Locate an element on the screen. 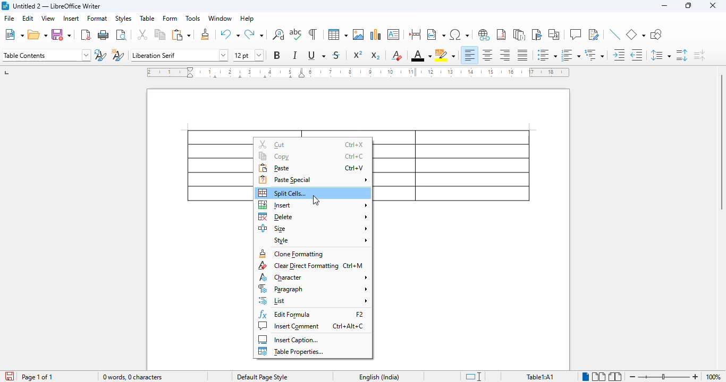 This screenshot has height=382, width=726. redo is located at coordinates (254, 34).